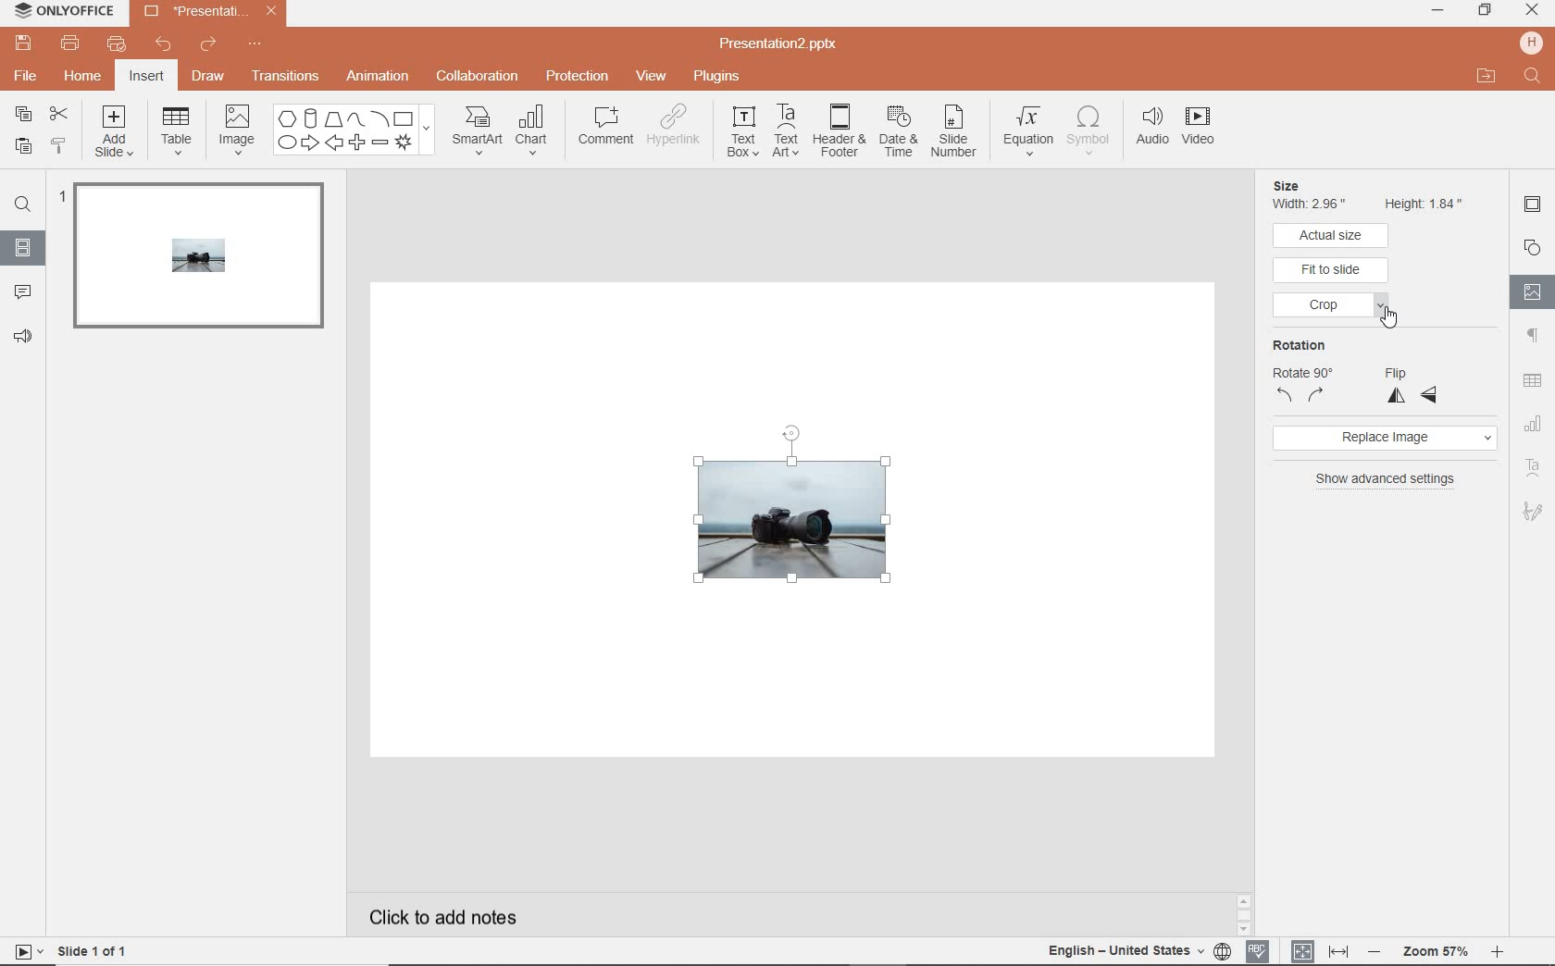 The image size is (1555, 966). I want to click on shapes, so click(352, 130).